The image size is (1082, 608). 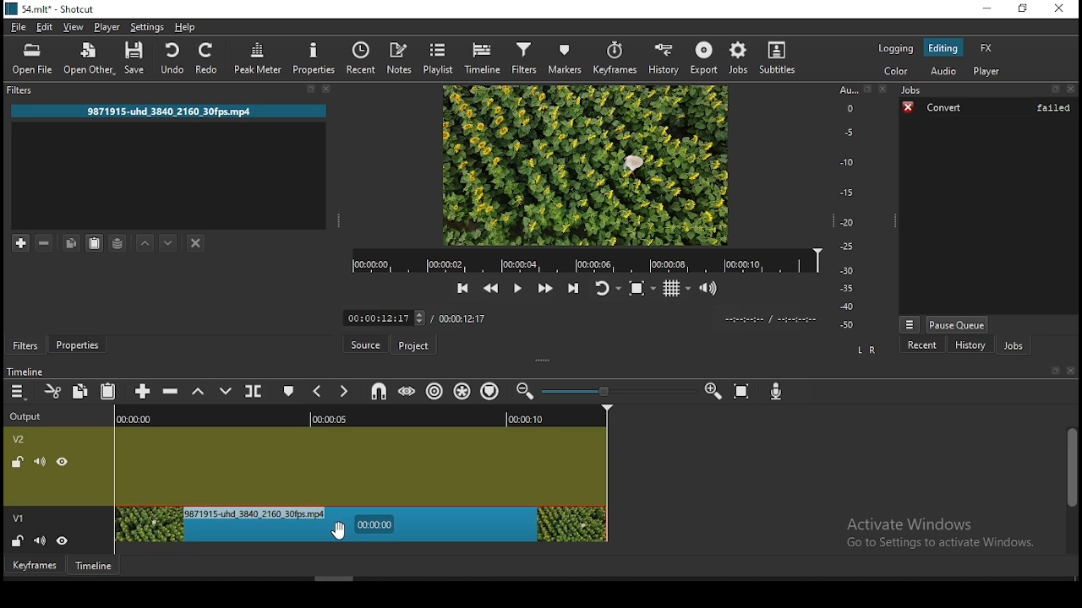 I want to click on view/hide, so click(x=63, y=540).